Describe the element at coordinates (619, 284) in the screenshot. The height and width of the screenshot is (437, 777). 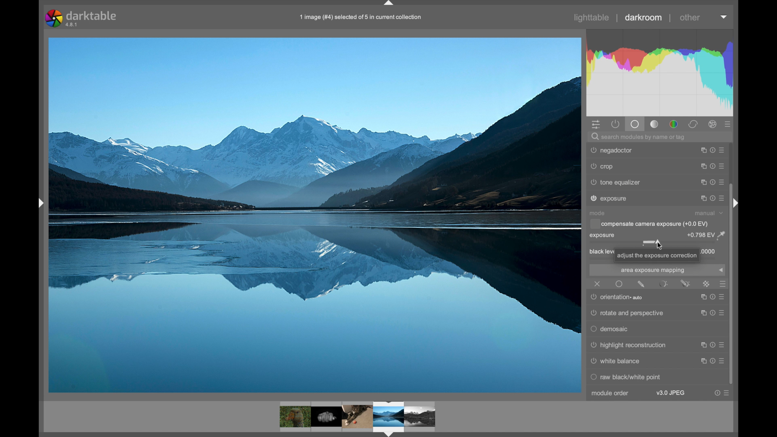
I see `uniformly` at that location.